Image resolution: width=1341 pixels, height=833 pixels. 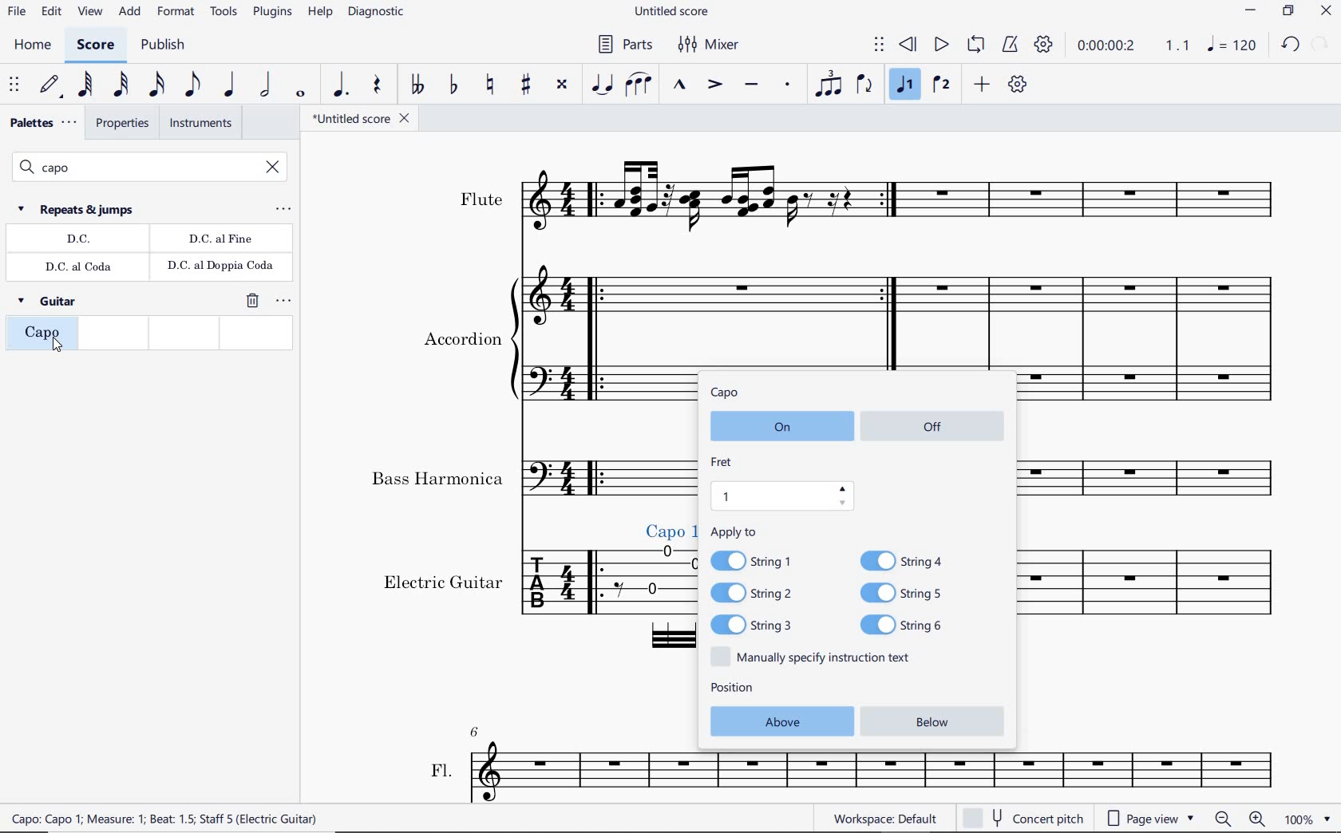 I want to click on whole note, so click(x=301, y=93).